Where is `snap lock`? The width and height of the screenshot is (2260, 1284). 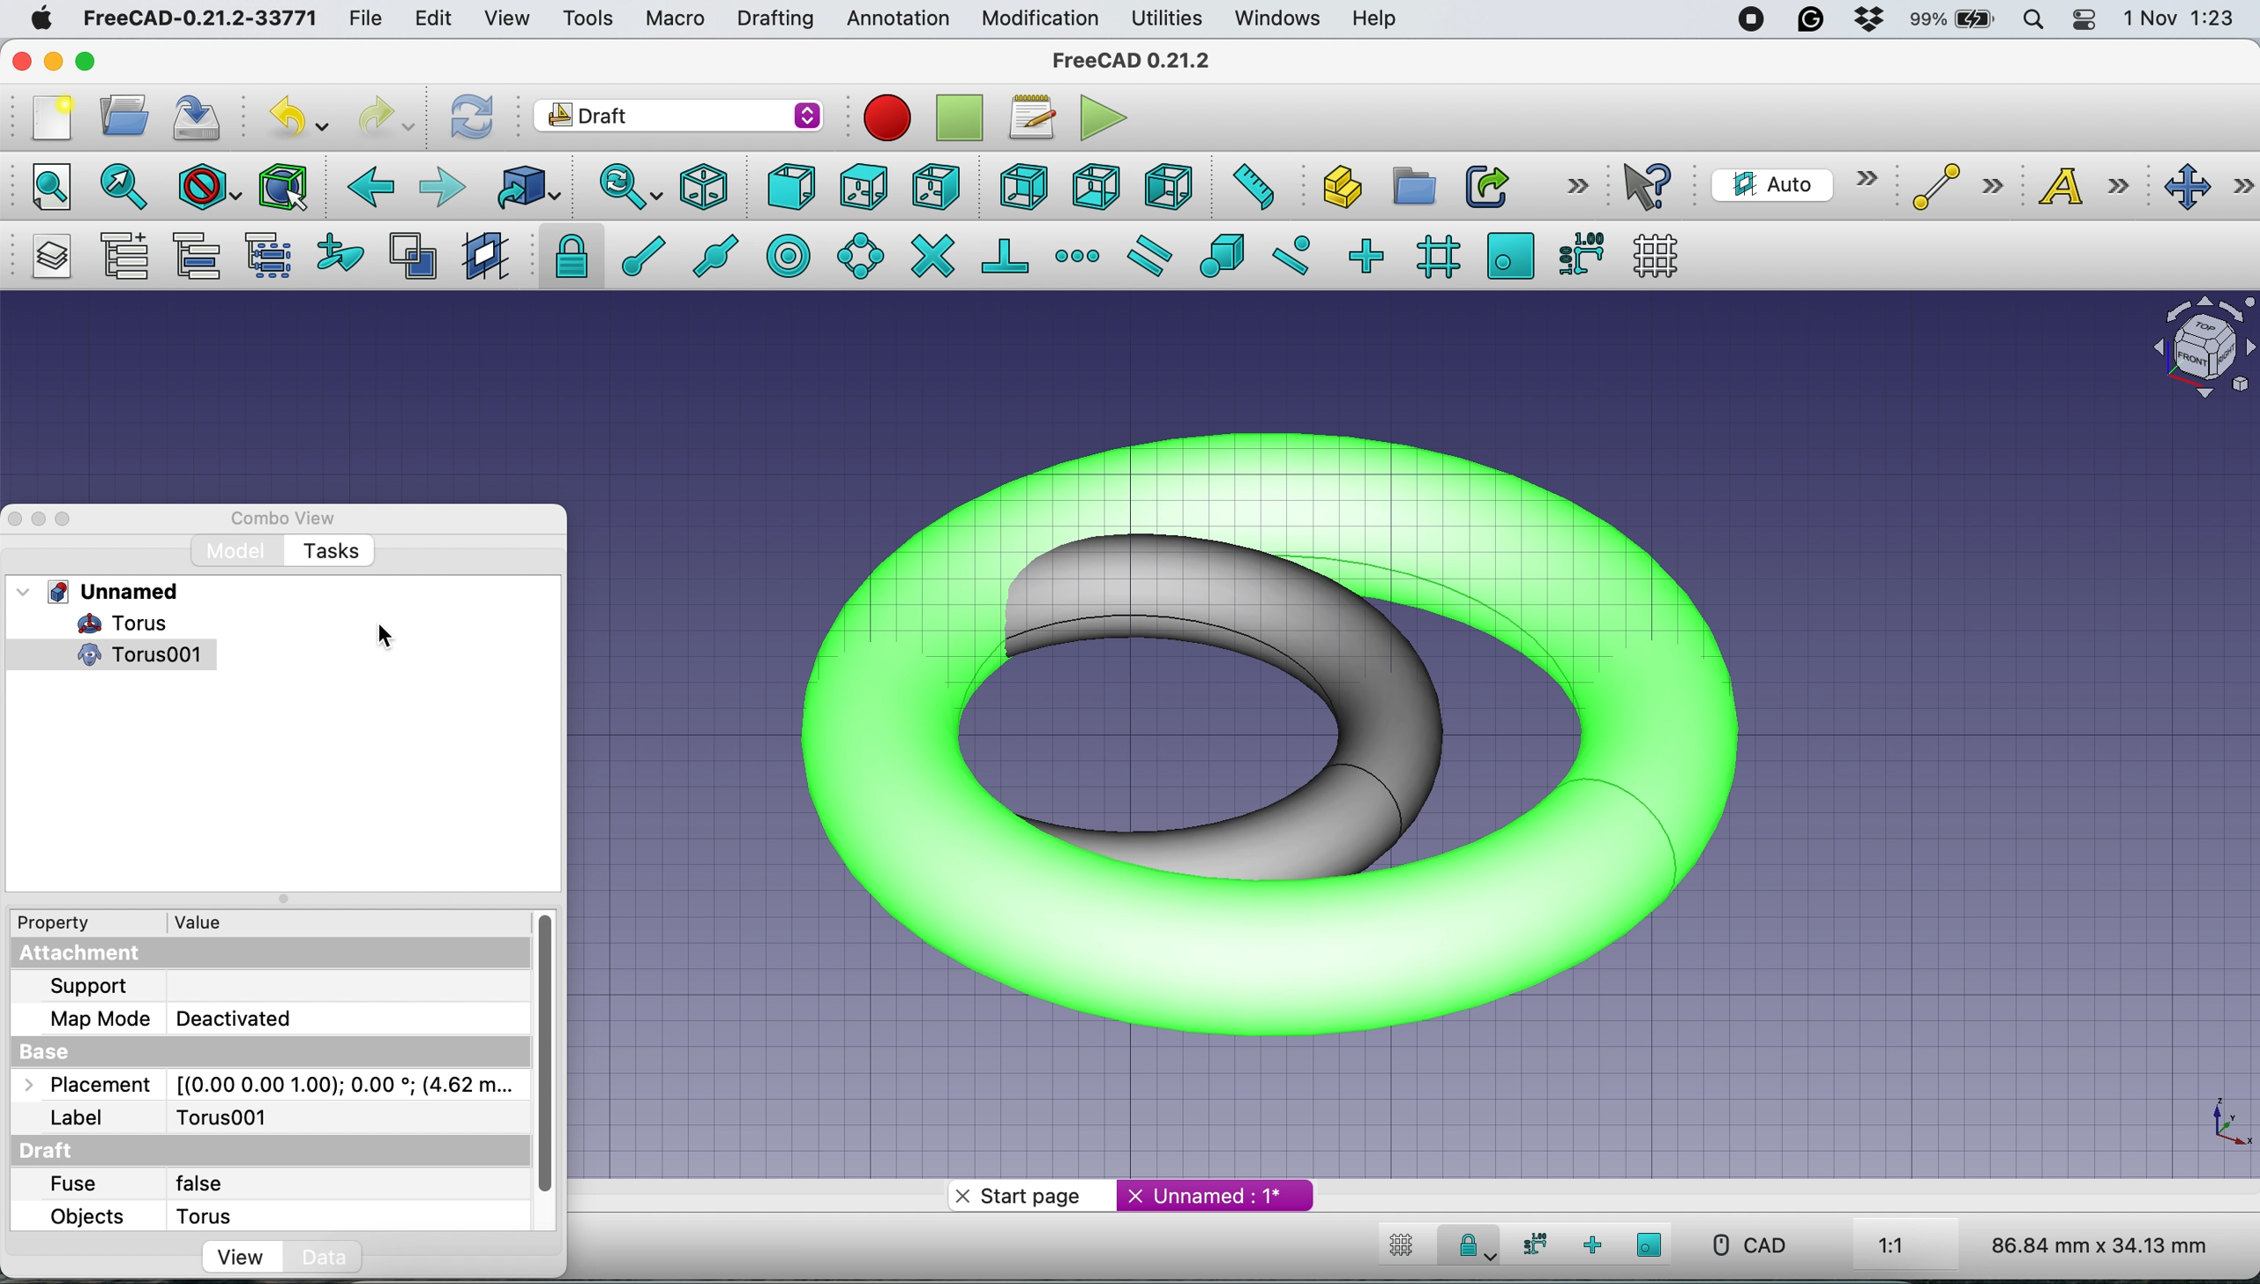
snap lock is located at coordinates (563, 256).